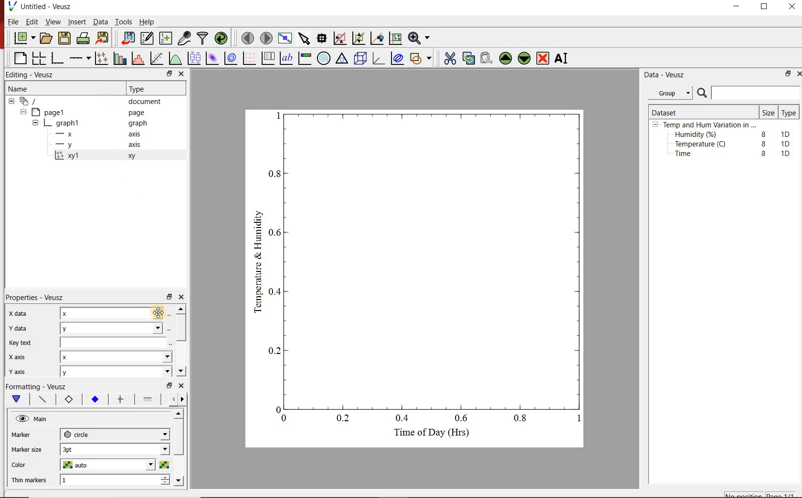 Image resolution: width=802 pixels, height=498 pixels. I want to click on Group., so click(672, 91).